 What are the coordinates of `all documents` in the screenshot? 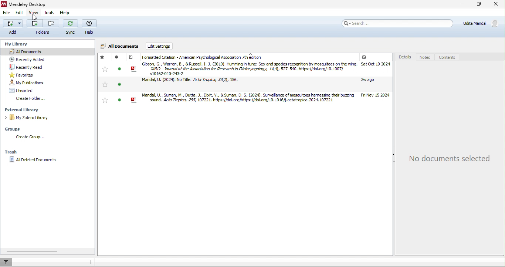 It's located at (37, 51).